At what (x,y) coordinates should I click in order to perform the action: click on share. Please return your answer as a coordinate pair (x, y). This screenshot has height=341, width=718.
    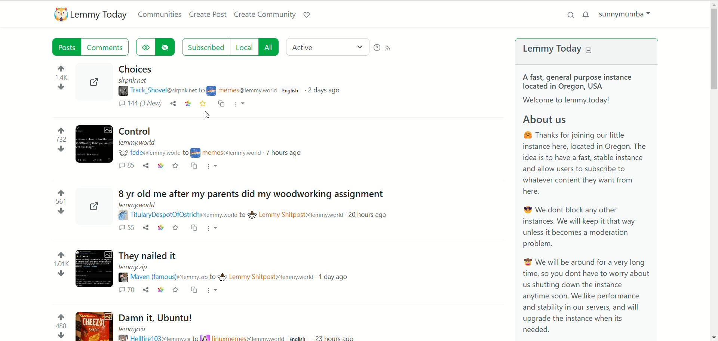
    Looking at the image, I should click on (174, 104).